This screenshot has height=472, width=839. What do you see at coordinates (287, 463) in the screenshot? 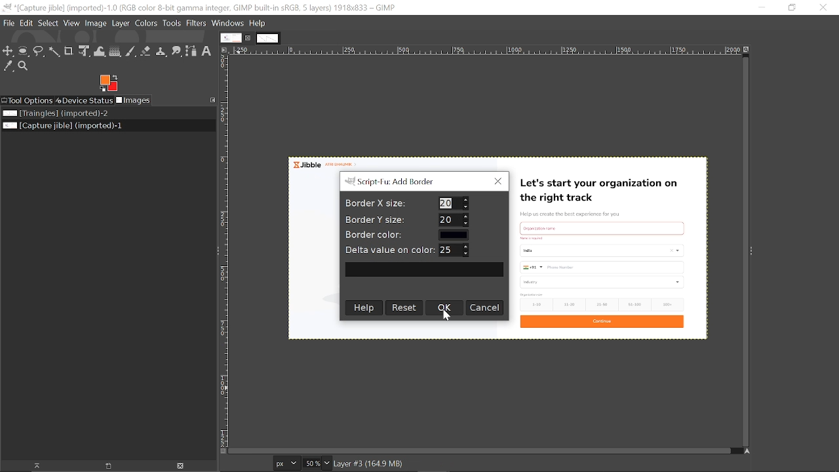
I see `Current image units` at bounding box center [287, 463].